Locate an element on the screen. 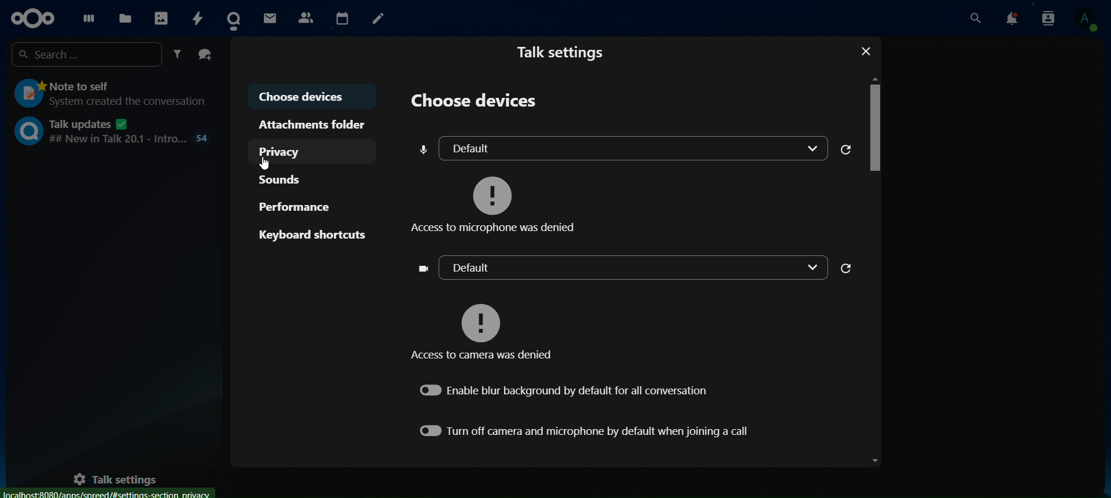 The image size is (1111, 498). talk updates is located at coordinates (113, 131).